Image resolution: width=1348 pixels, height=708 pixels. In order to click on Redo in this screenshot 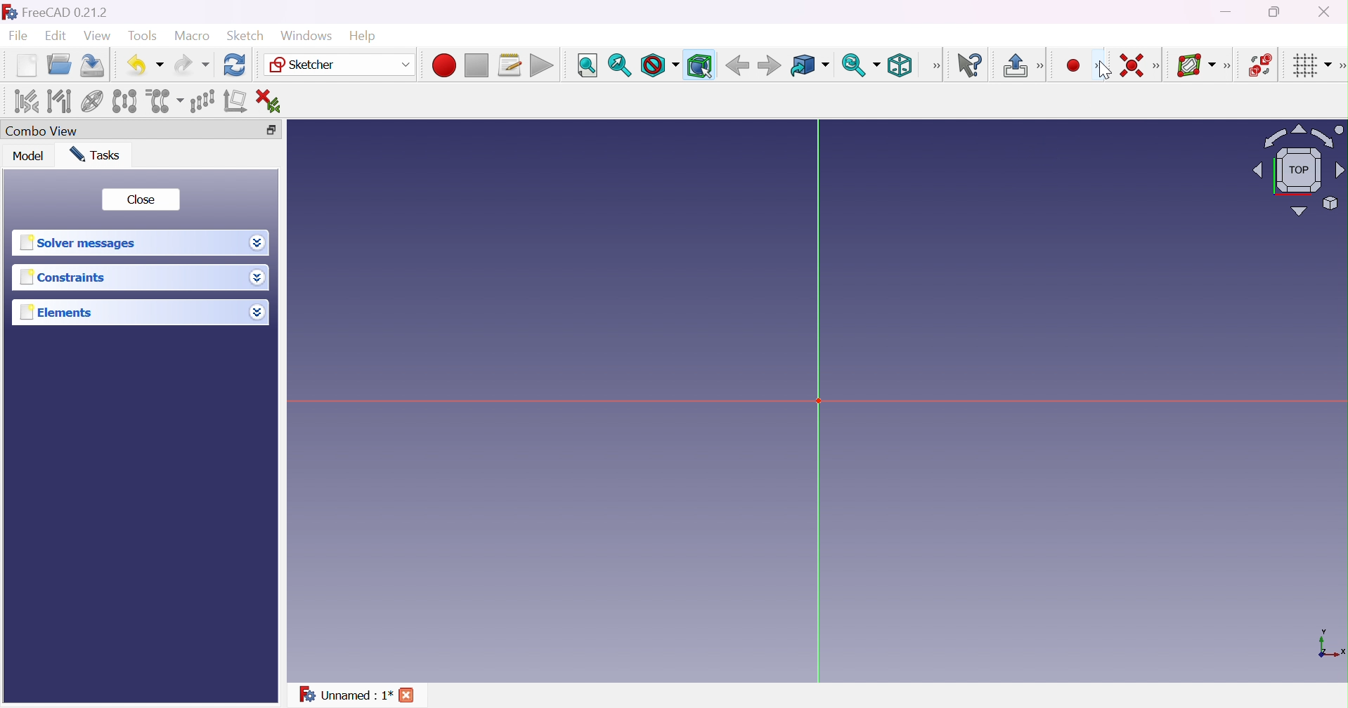, I will do `click(190, 65)`.